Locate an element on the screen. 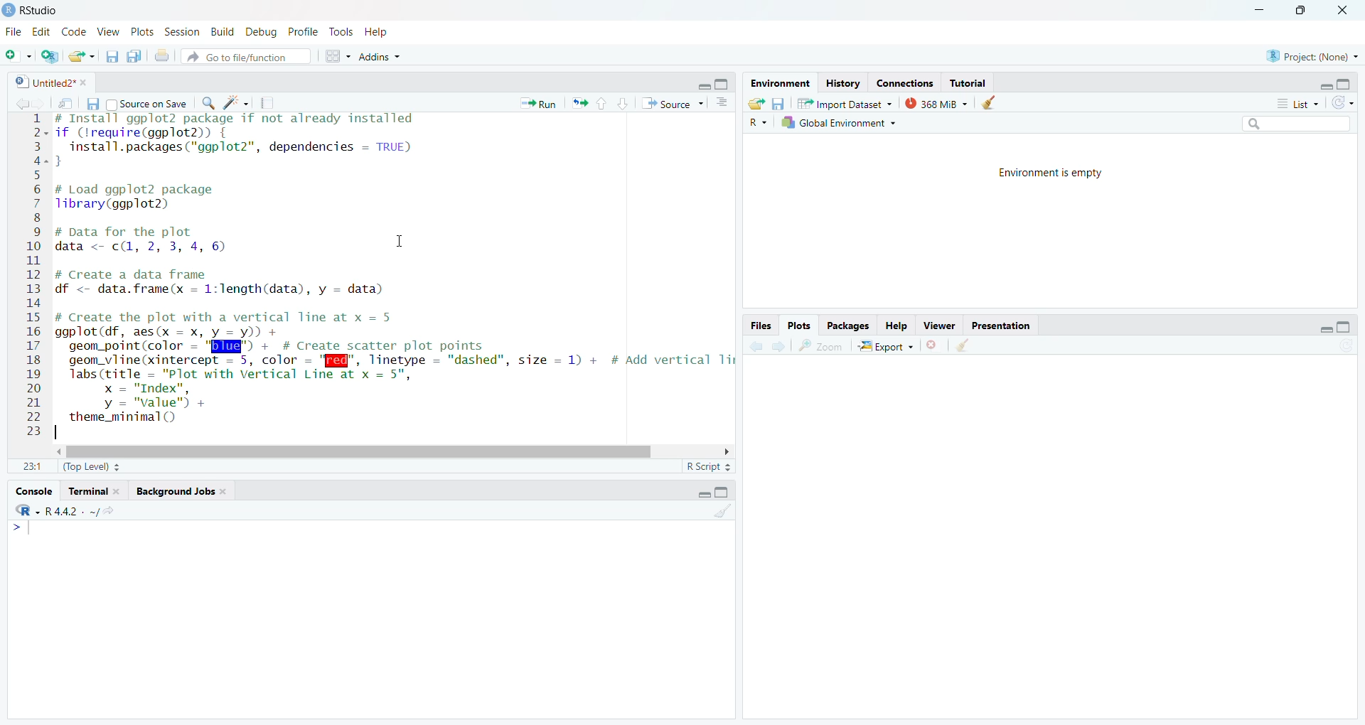  next is located at coordinates (784, 347).